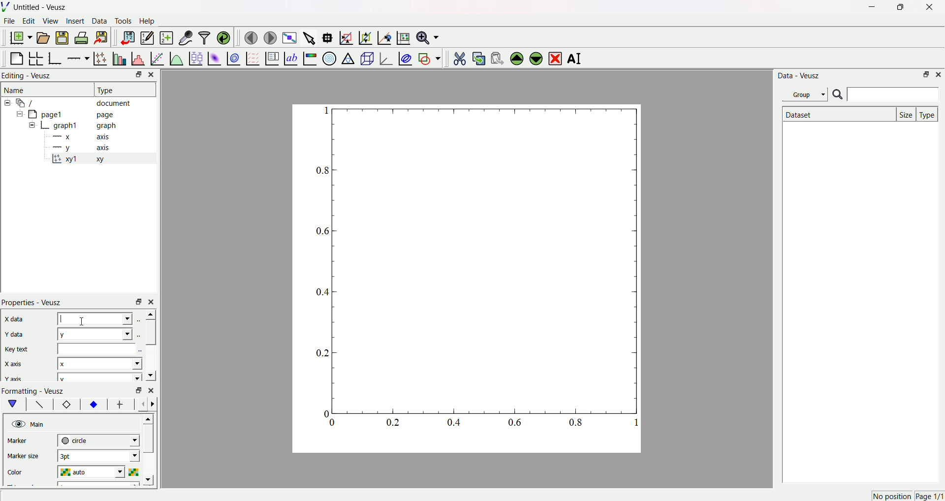 The image size is (945, 501). What do you see at coordinates (44, 37) in the screenshot?
I see `open document` at bounding box center [44, 37].